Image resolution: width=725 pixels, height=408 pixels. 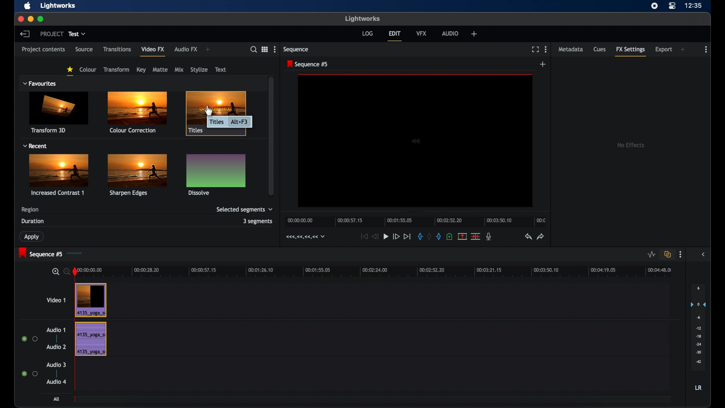 What do you see at coordinates (244, 210) in the screenshot?
I see `selected segments` at bounding box center [244, 210].